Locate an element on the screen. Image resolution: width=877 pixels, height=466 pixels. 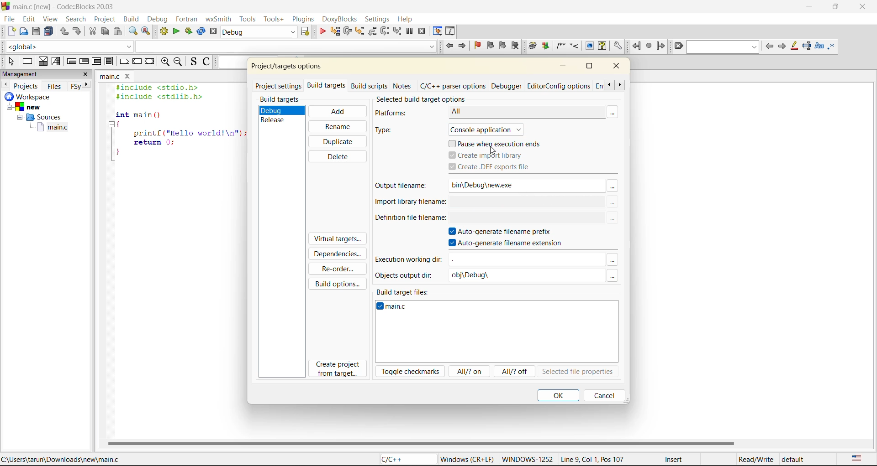
build is located at coordinates (164, 31).